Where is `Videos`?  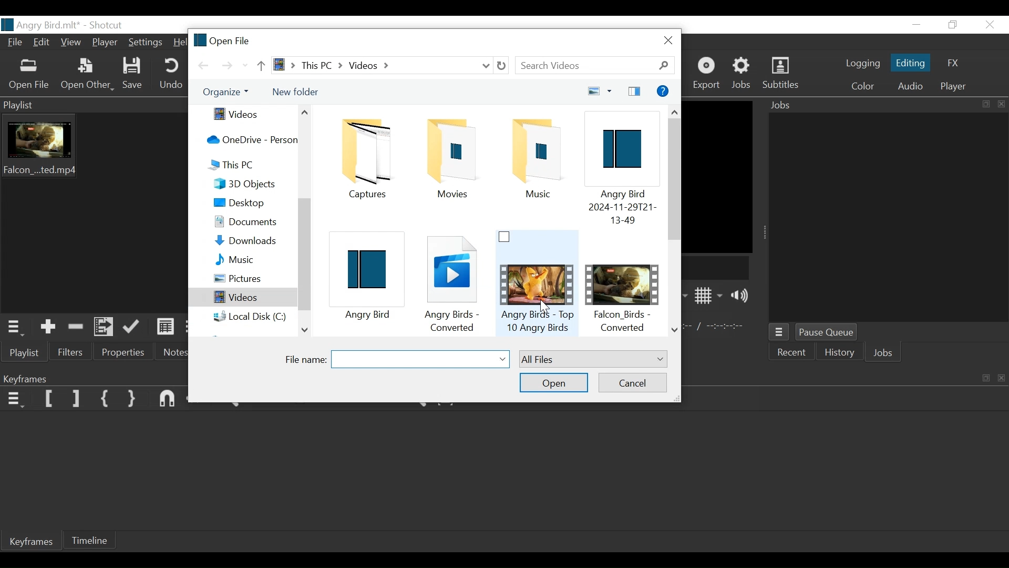 Videos is located at coordinates (242, 297).